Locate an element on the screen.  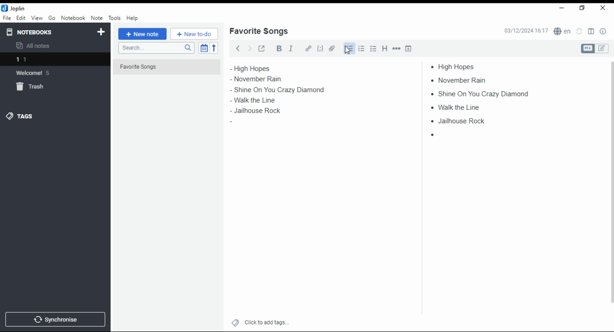
edit is located at coordinates (21, 17).